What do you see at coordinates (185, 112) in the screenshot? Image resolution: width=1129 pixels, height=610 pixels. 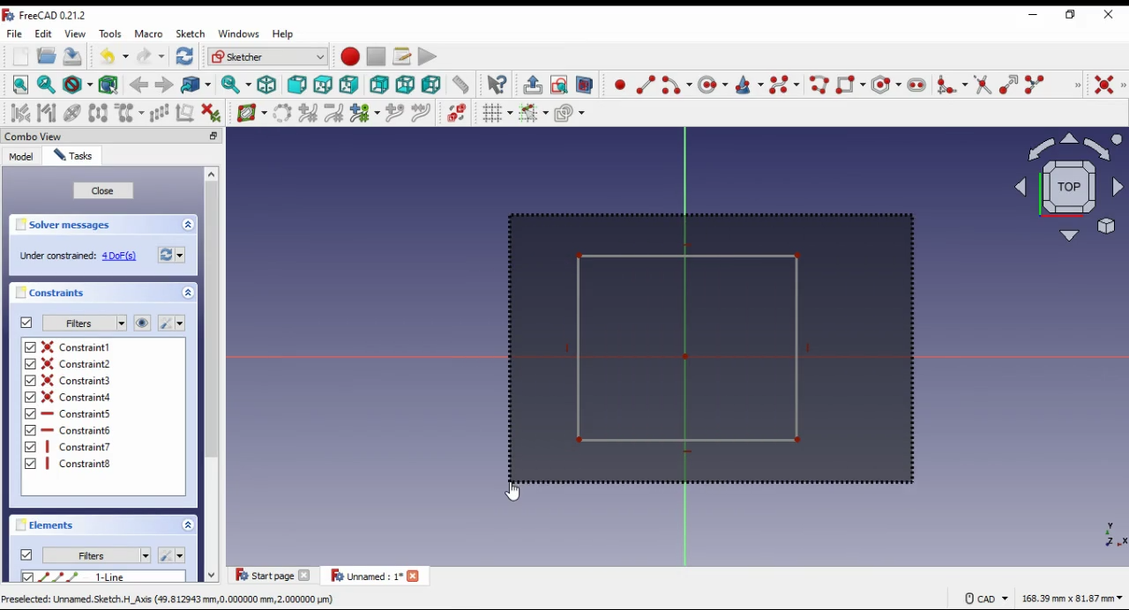 I see `remove all axes alignment` at bounding box center [185, 112].